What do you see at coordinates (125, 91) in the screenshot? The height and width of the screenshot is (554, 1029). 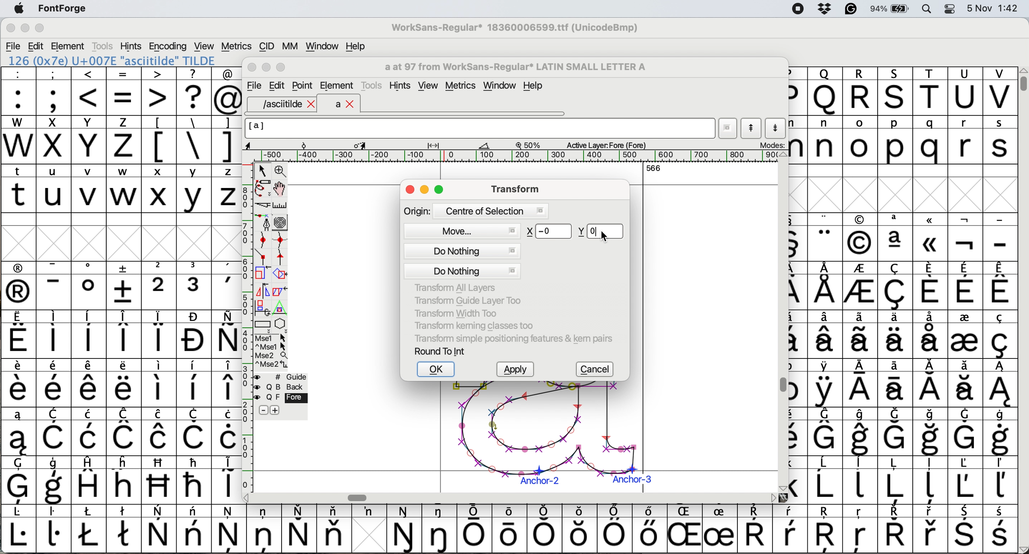 I see `=` at bounding box center [125, 91].